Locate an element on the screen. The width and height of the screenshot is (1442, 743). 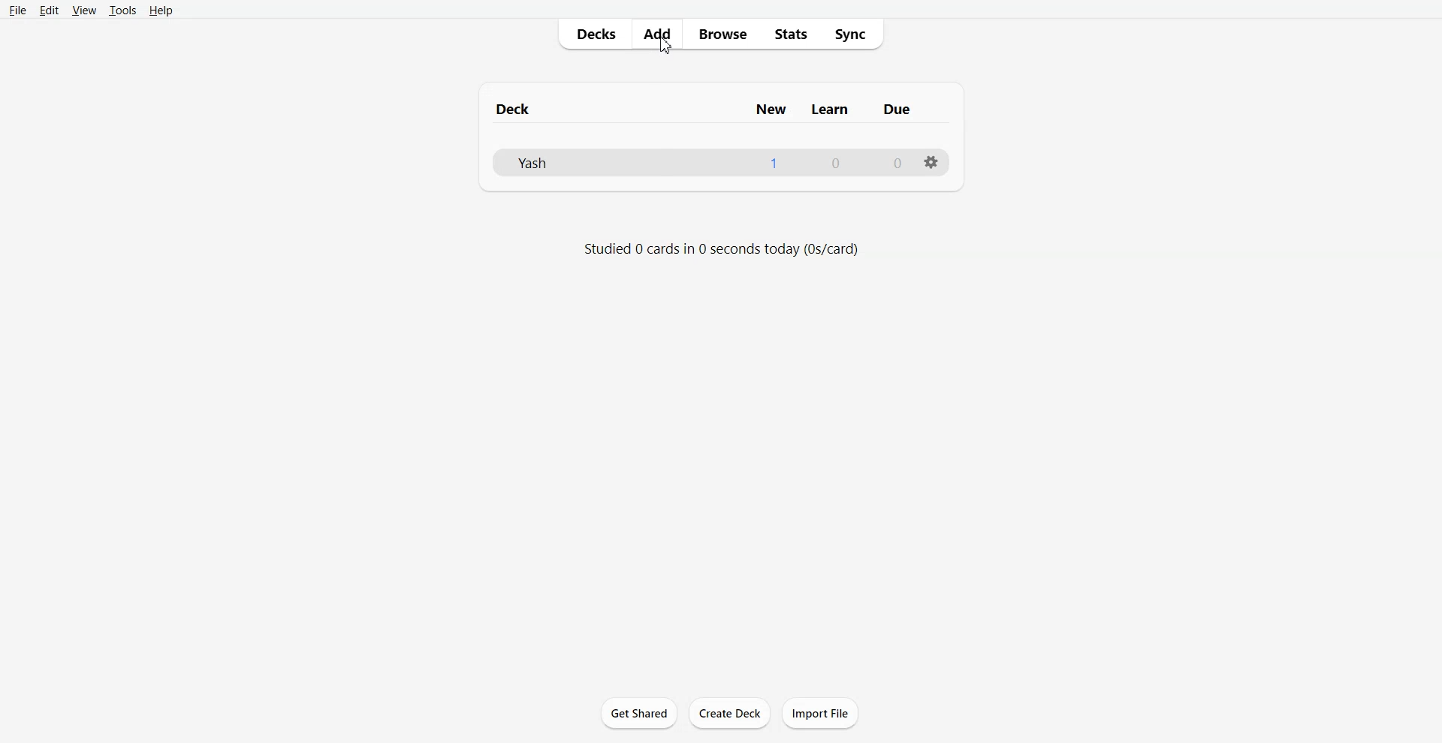
Stats is located at coordinates (795, 34).